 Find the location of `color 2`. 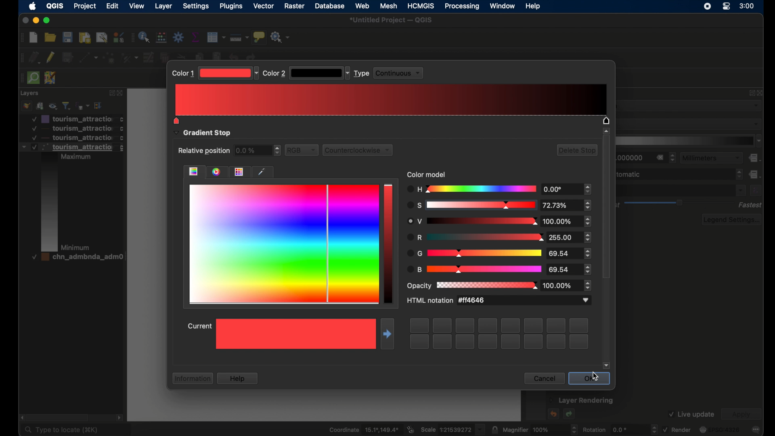

color 2 is located at coordinates (274, 73).